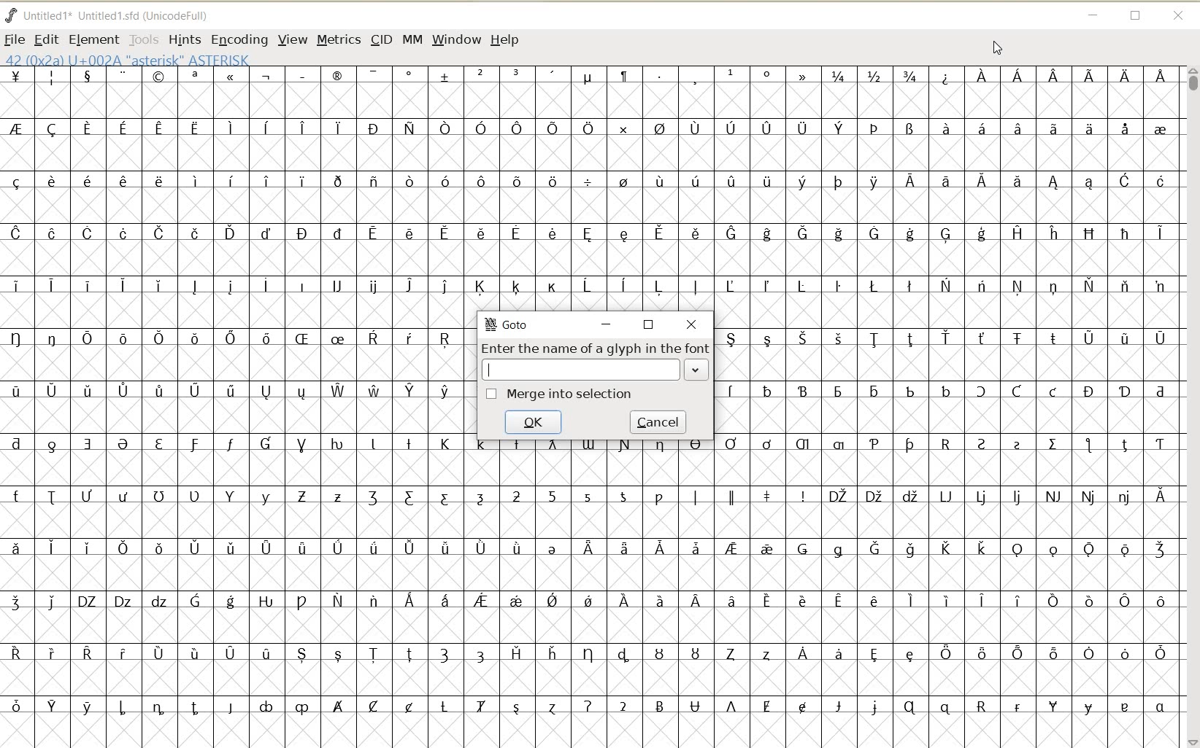  Describe the element at coordinates (1093, 15) in the screenshot. I see `MINIMIZE` at that location.